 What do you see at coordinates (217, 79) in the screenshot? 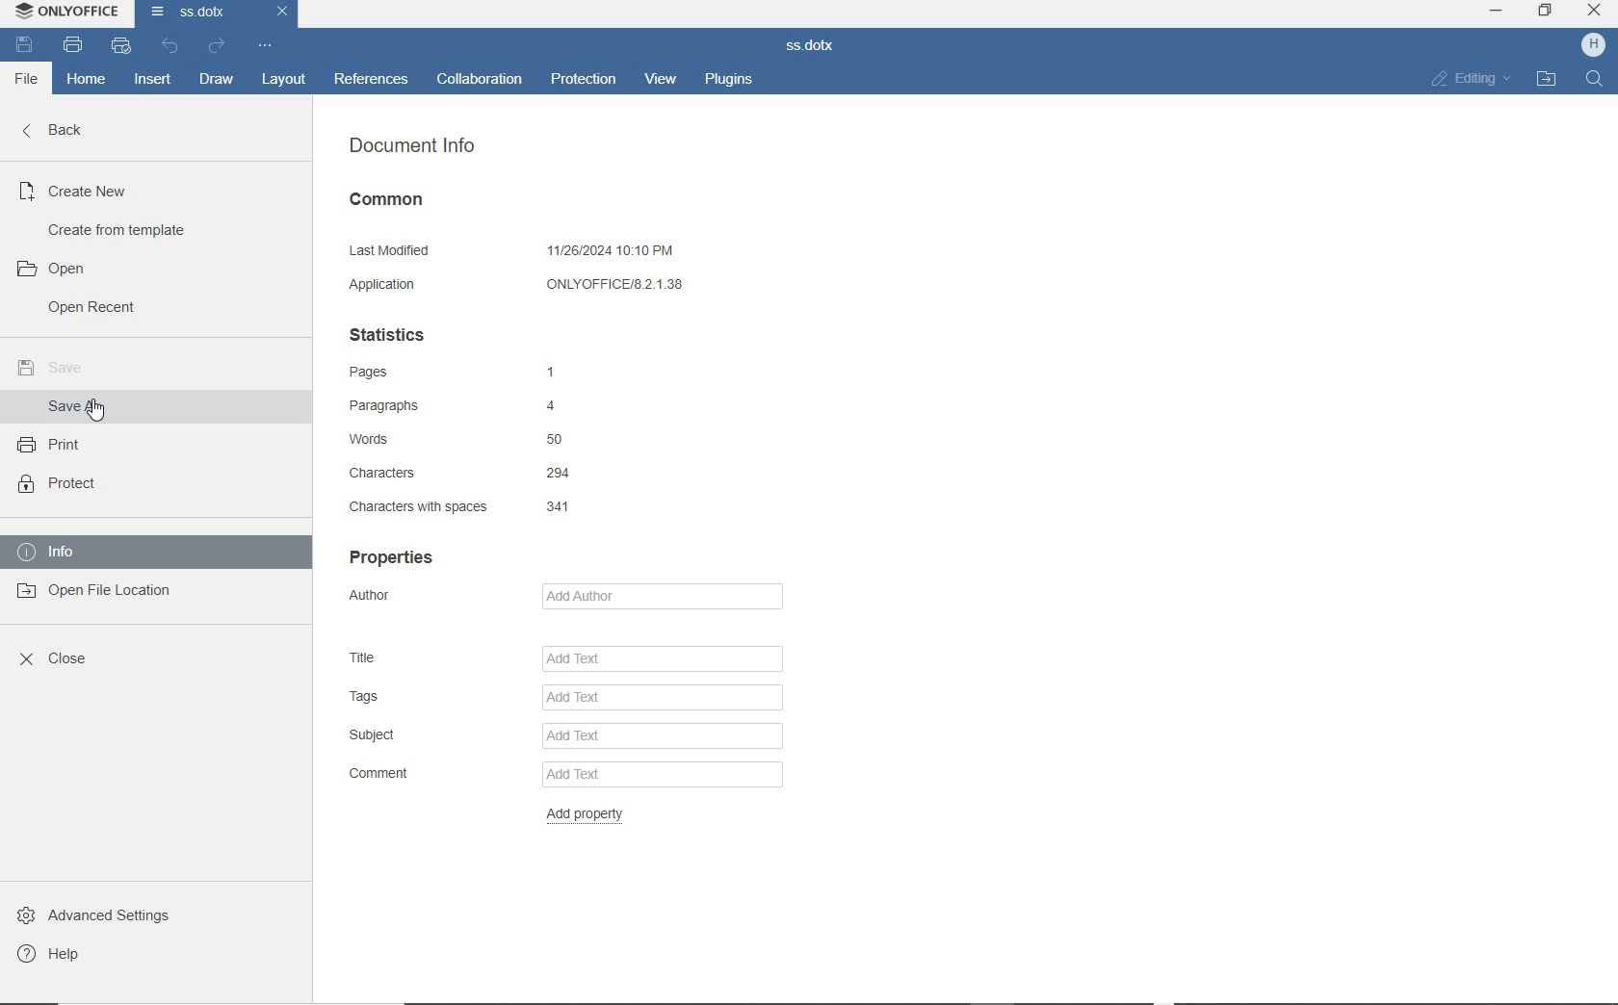
I see `DRAW` at bounding box center [217, 79].